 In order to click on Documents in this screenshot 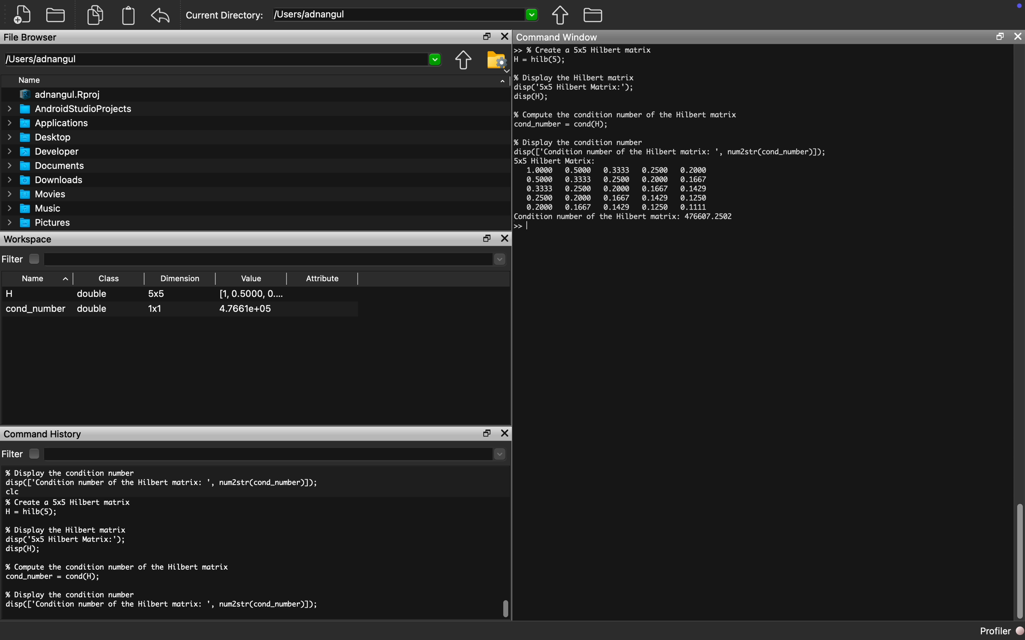, I will do `click(46, 166)`.